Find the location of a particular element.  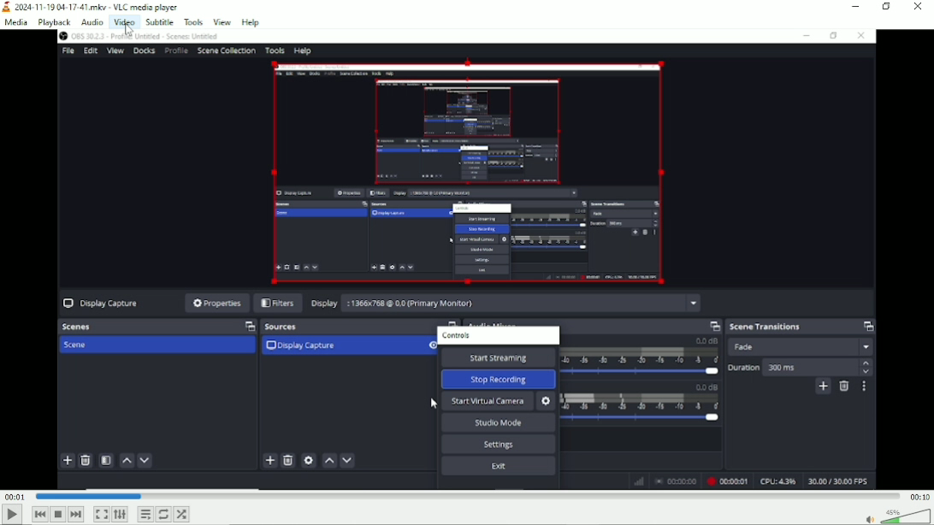

Toggle playlist is located at coordinates (145, 514).